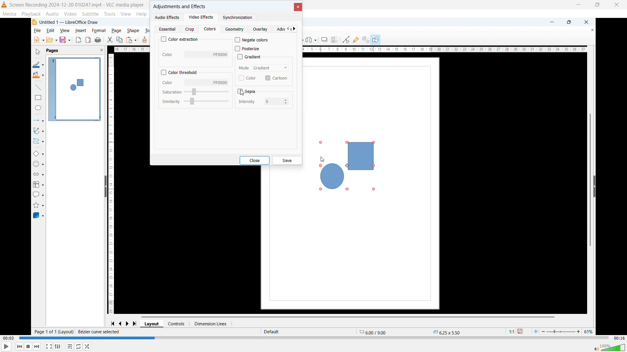  What do you see at coordinates (88, 346) in the screenshot?
I see `random` at bounding box center [88, 346].